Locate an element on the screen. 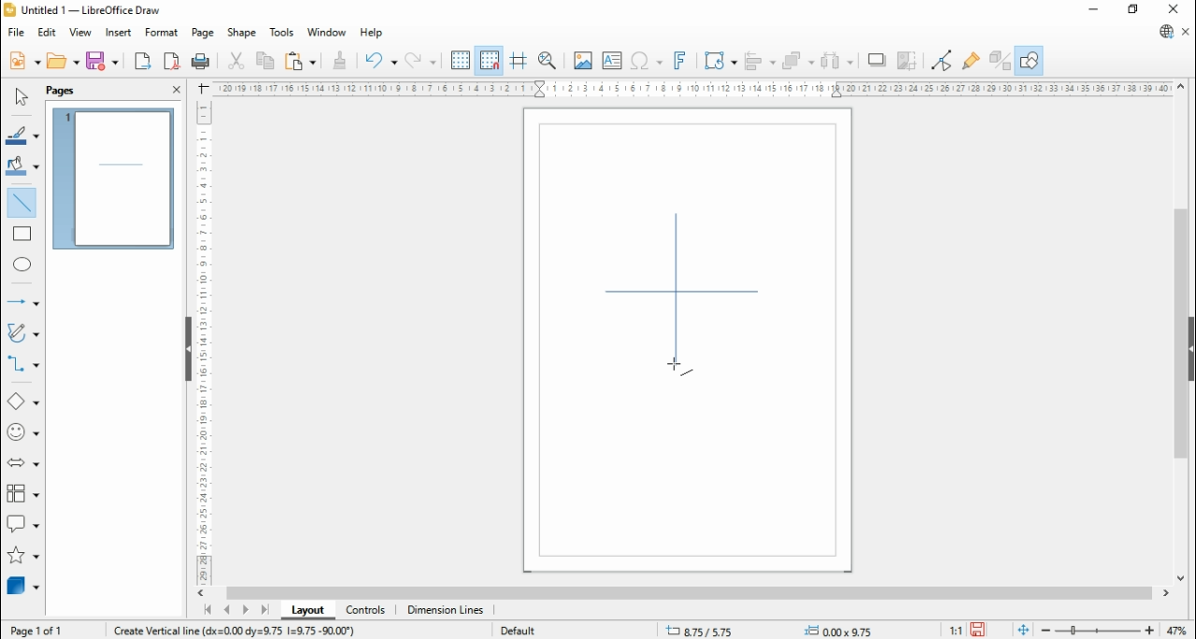 The width and height of the screenshot is (1196, 639). shape is located at coordinates (242, 33).